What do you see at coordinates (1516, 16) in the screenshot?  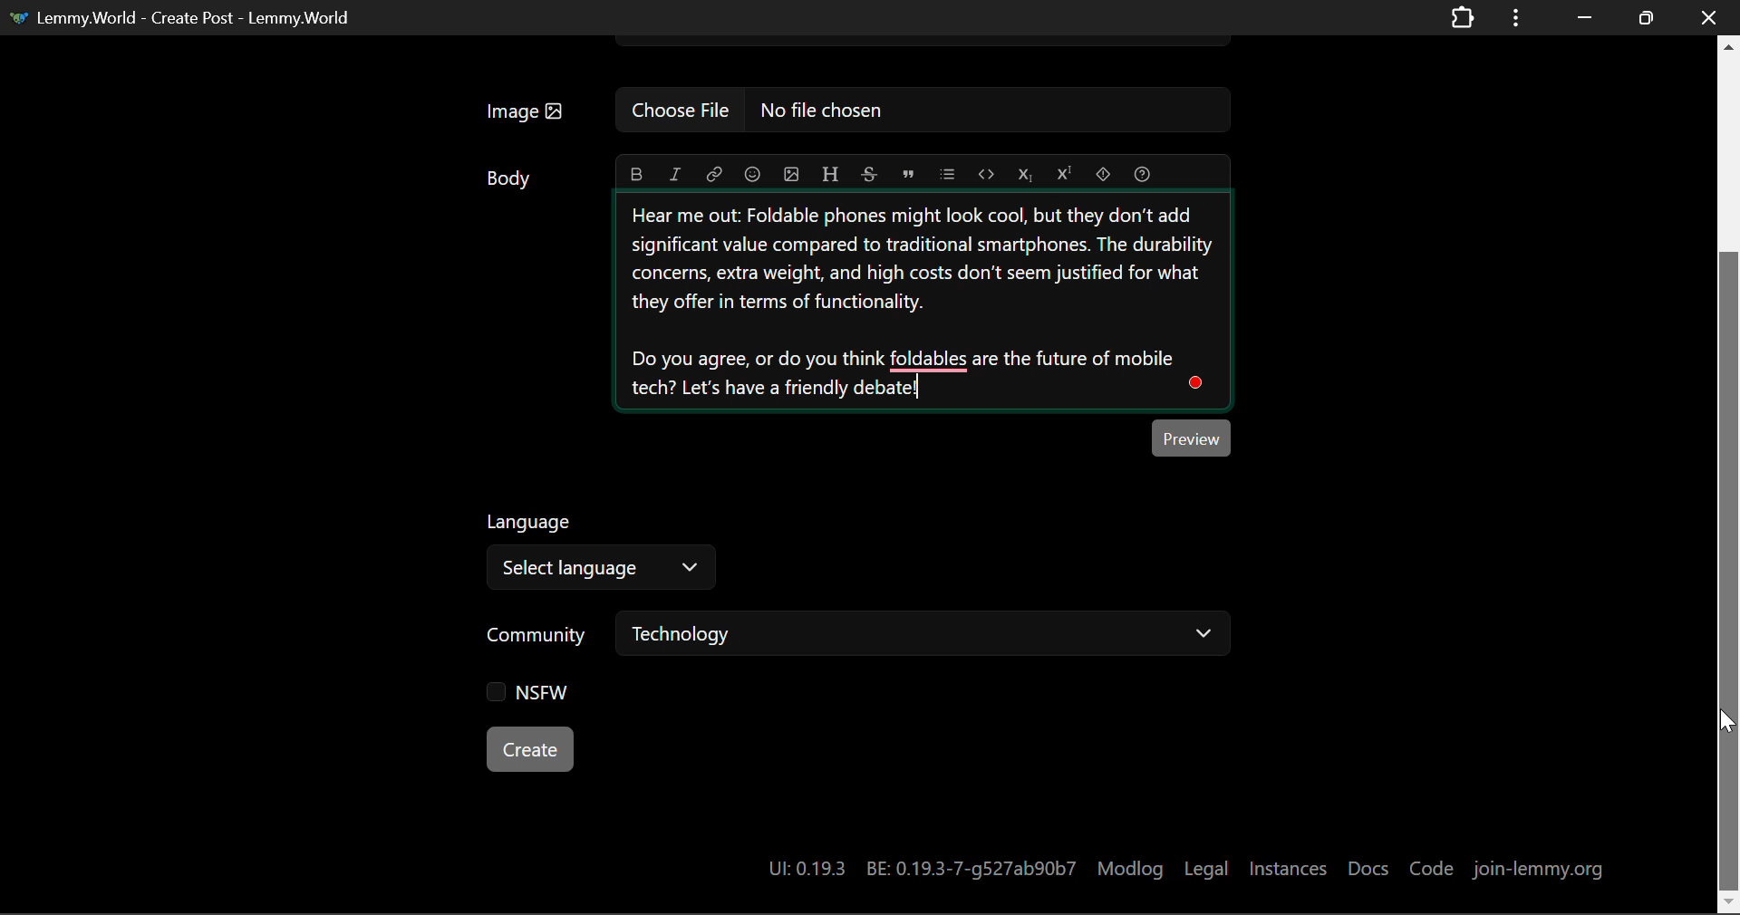 I see `Application Options Menu` at bounding box center [1516, 16].